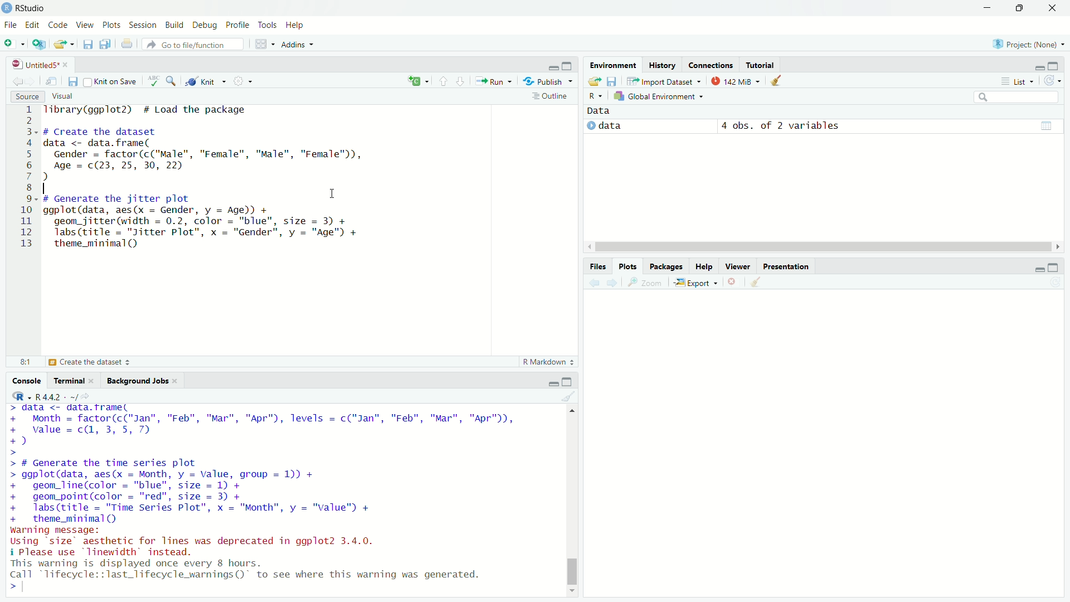  I want to click on project: (None), so click(1028, 44).